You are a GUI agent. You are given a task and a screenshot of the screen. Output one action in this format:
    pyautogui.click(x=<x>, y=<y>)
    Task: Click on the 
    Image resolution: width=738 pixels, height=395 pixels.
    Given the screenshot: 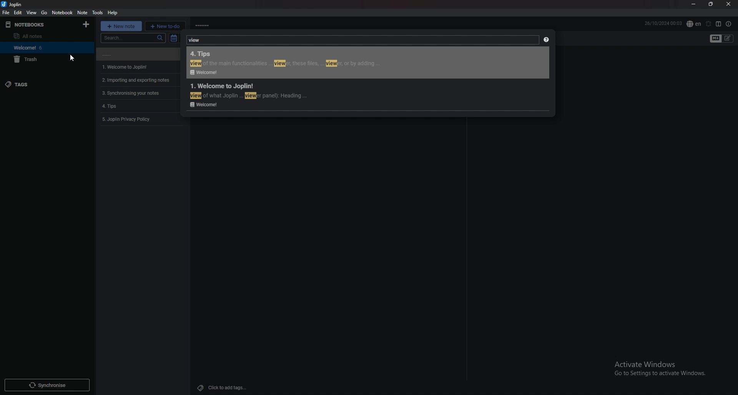 What is the action you would take?
    pyautogui.click(x=657, y=369)
    